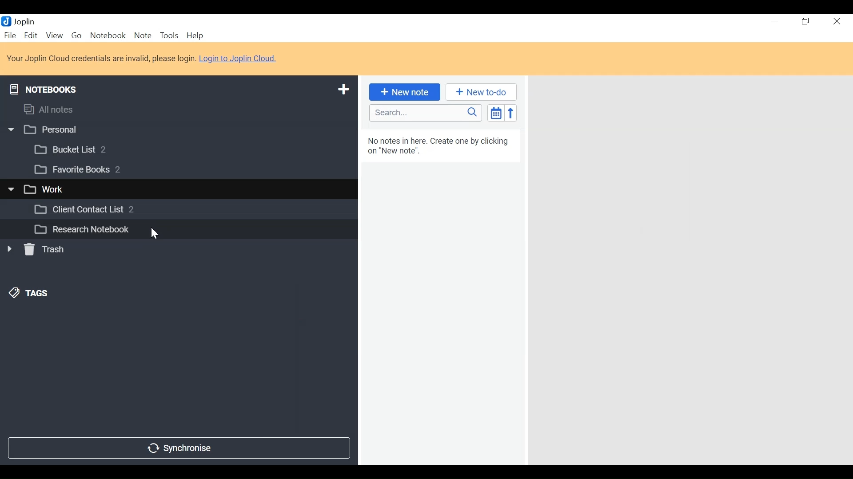  What do you see at coordinates (97, 212) in the screenshot?
I see `[3 Client Contact List 2` at bounding box center [97, 212].